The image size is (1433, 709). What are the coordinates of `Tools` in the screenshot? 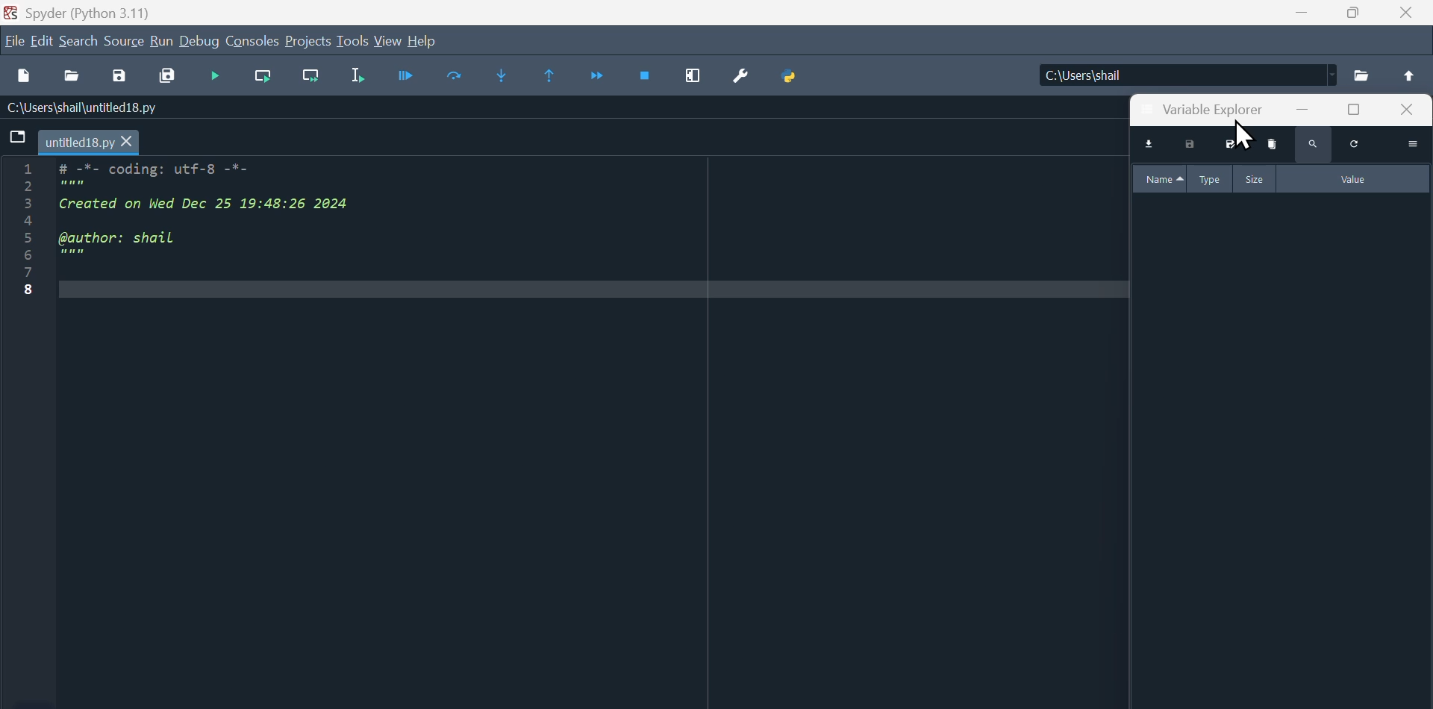 It's located at (352, 42).